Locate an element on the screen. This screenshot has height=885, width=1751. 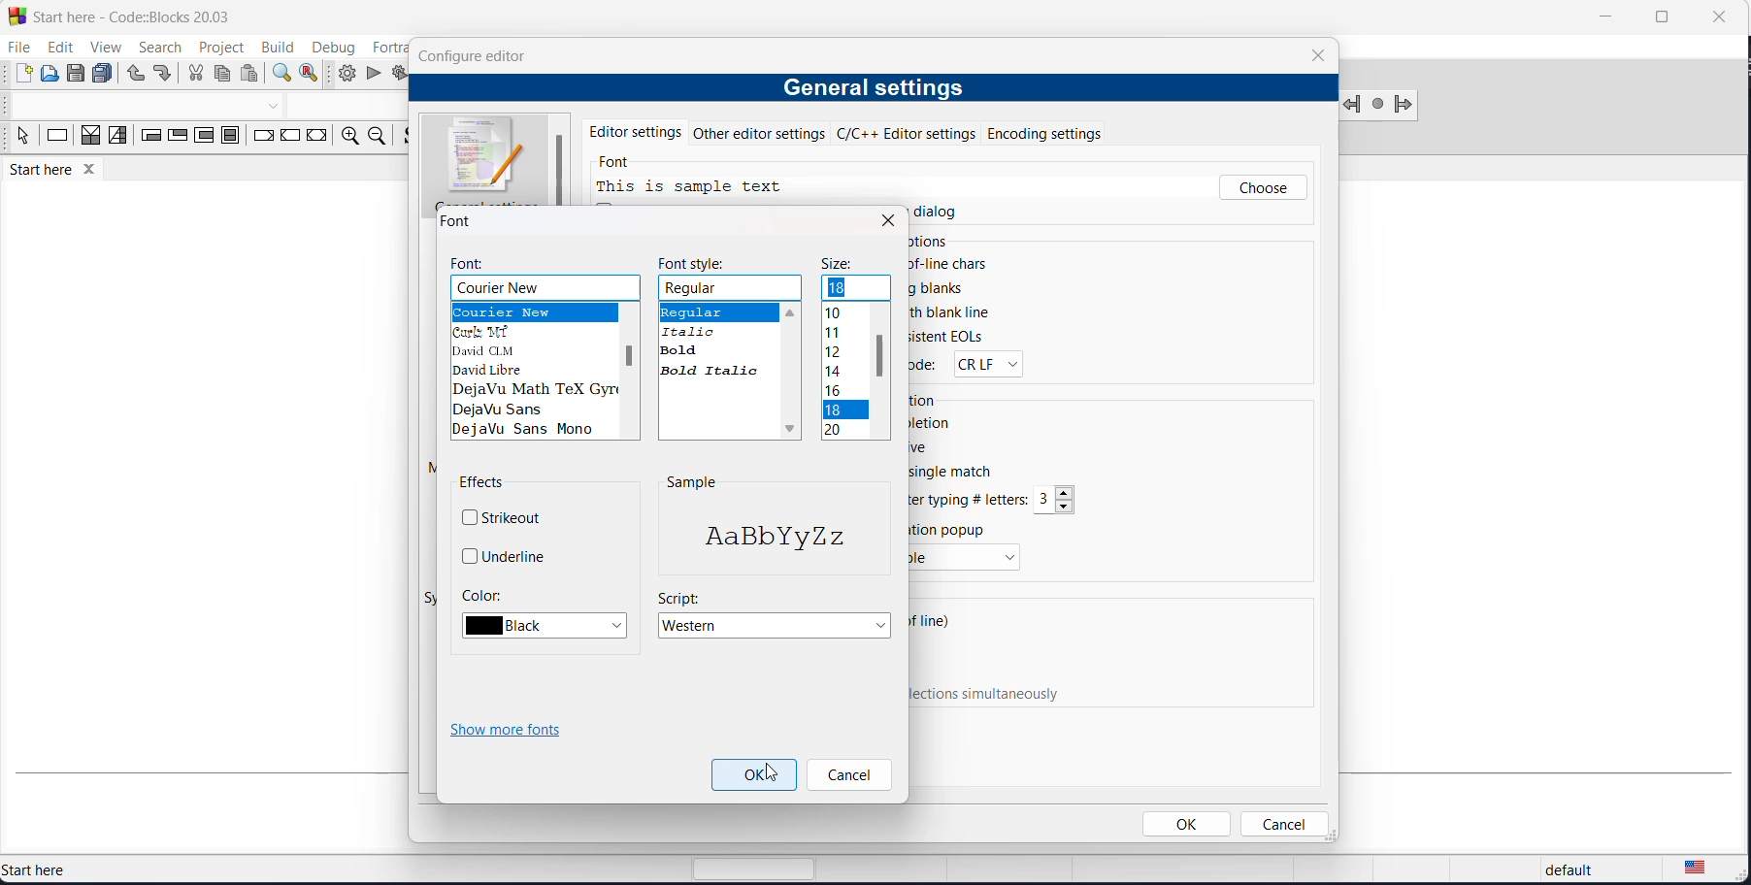
text languge is located at coordinates (1708, 871).